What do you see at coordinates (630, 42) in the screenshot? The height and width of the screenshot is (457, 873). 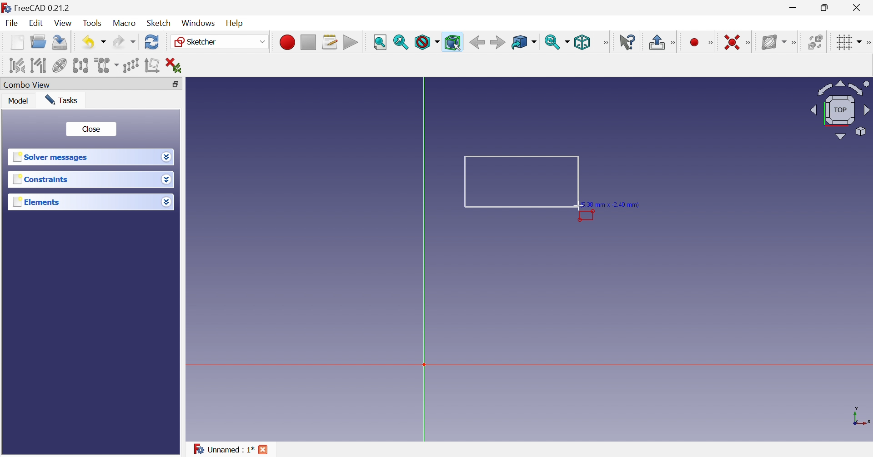 I see `What's this` at bounding box center [630, 42].